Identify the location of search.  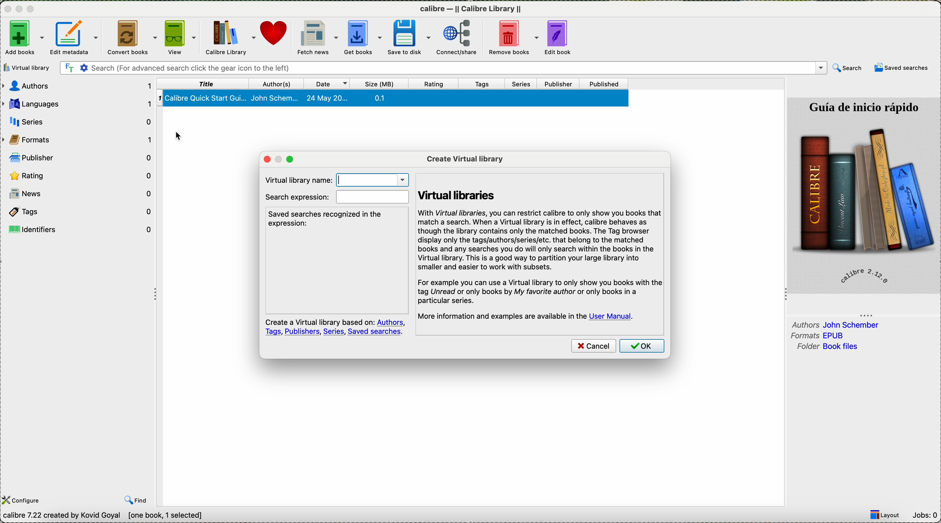
(847, 68).